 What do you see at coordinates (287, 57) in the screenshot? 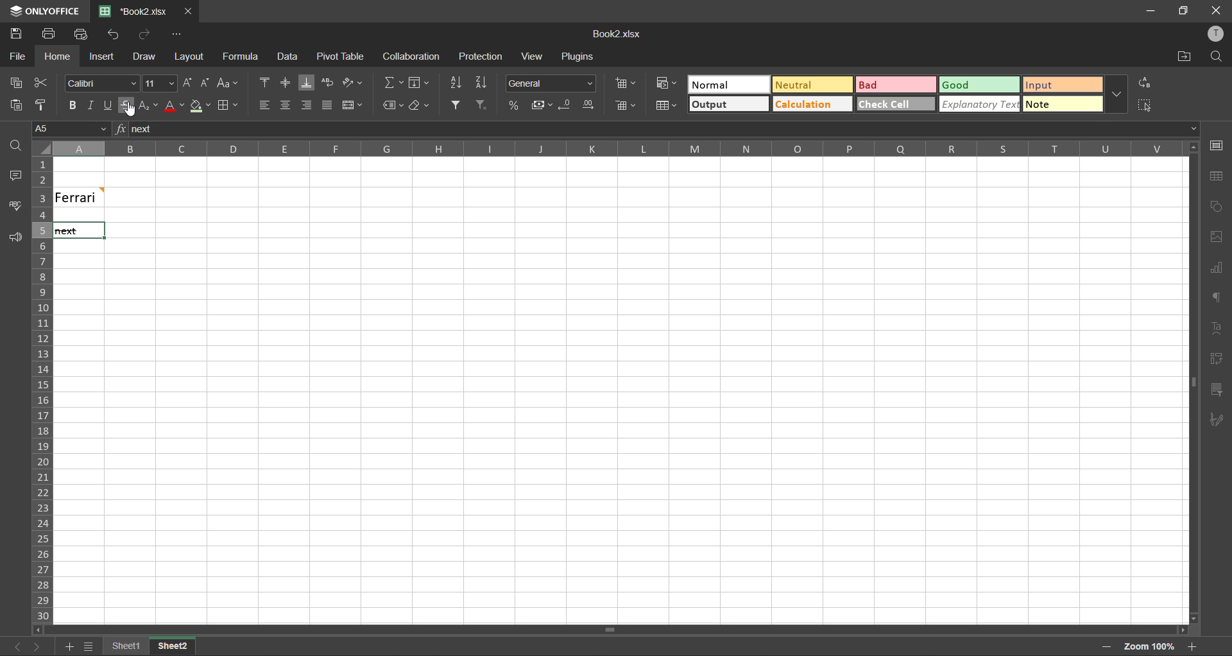
I see `data` at bounding box center [287, 57].